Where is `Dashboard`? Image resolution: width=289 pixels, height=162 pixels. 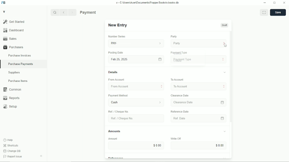 Dashboard is located at coordinates (23, 30).